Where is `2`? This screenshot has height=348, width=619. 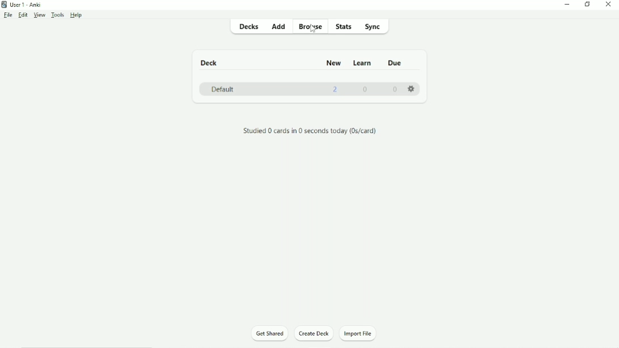 2 is located at coordinates (336, 90).